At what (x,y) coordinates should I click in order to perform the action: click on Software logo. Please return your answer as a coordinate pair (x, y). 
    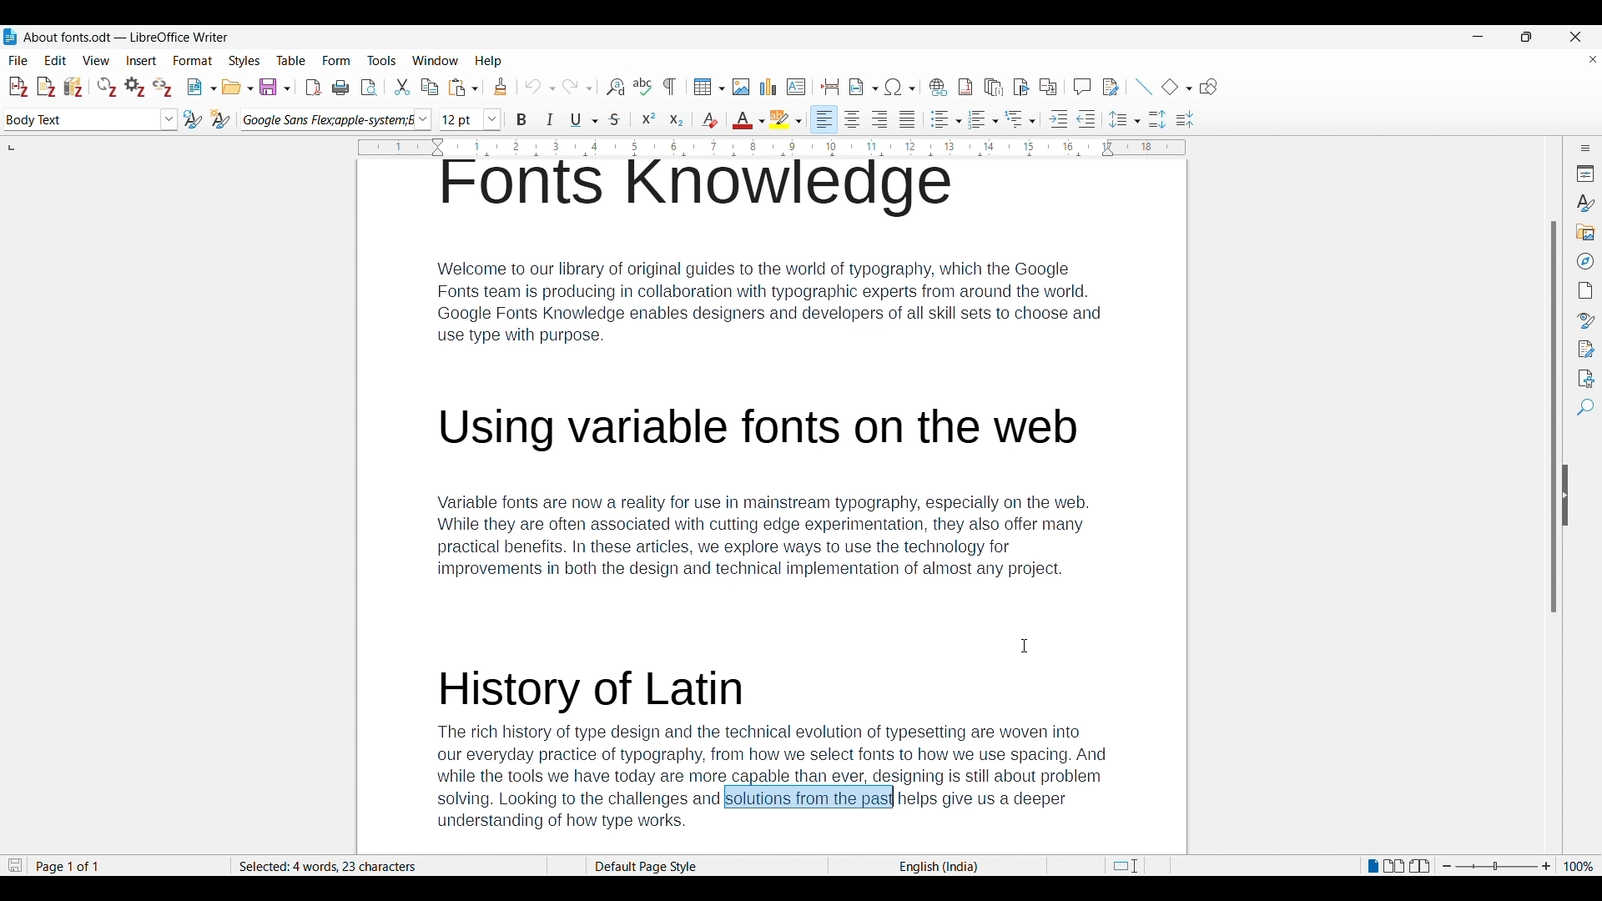
    Looking at the image, I should click on (10, 37).